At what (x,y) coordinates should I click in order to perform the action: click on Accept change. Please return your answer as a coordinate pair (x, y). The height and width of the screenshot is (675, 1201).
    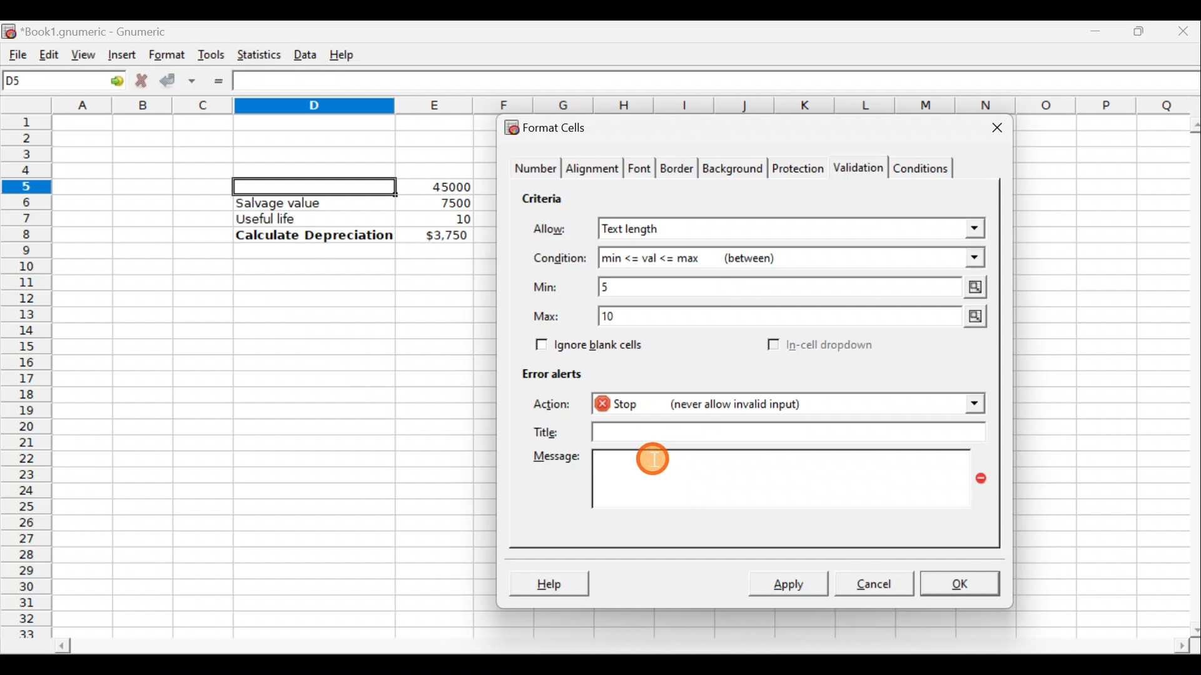
    Looking at the image, I should click on (180, 79).